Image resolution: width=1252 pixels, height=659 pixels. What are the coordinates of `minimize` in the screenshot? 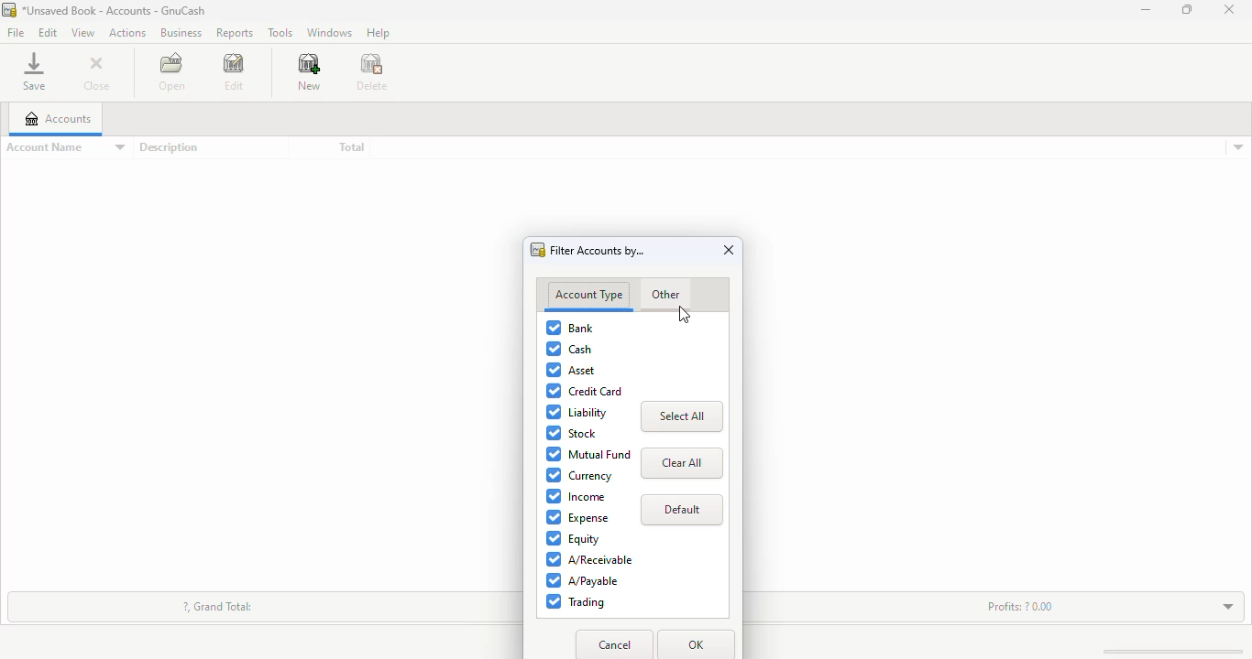 It's located at (1146, 9).